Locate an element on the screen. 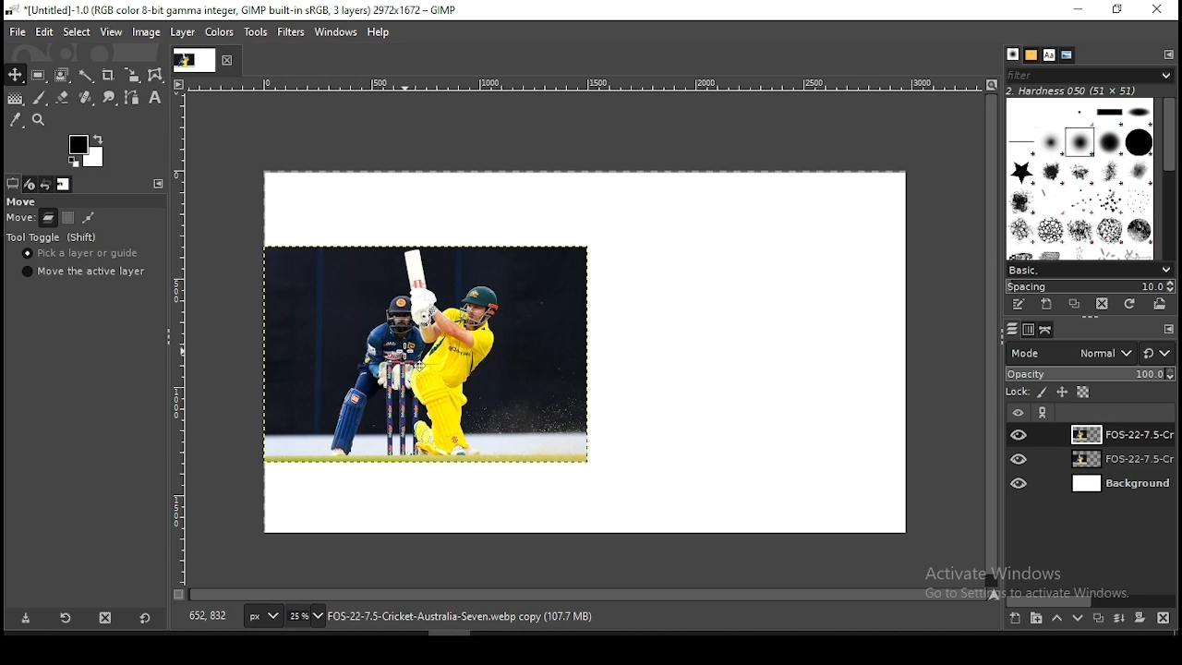  move layer is located at coordinates (48, 218).